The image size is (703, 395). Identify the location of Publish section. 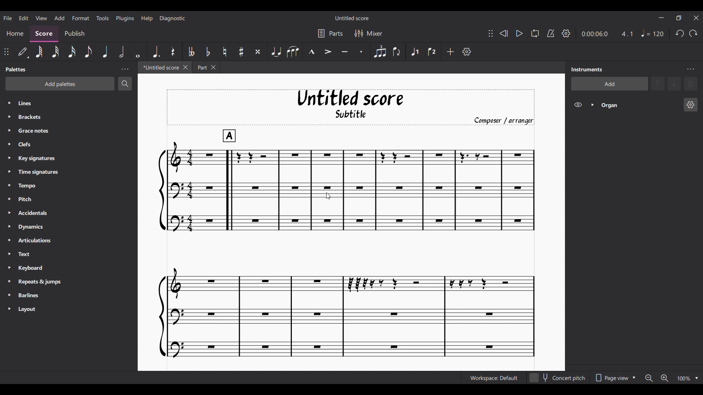
(74, 34).